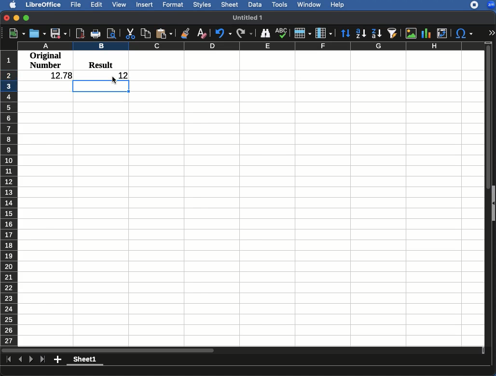  Describe the element at coordinates (203, 4) in the screenshot. I see `Styles` at that location.